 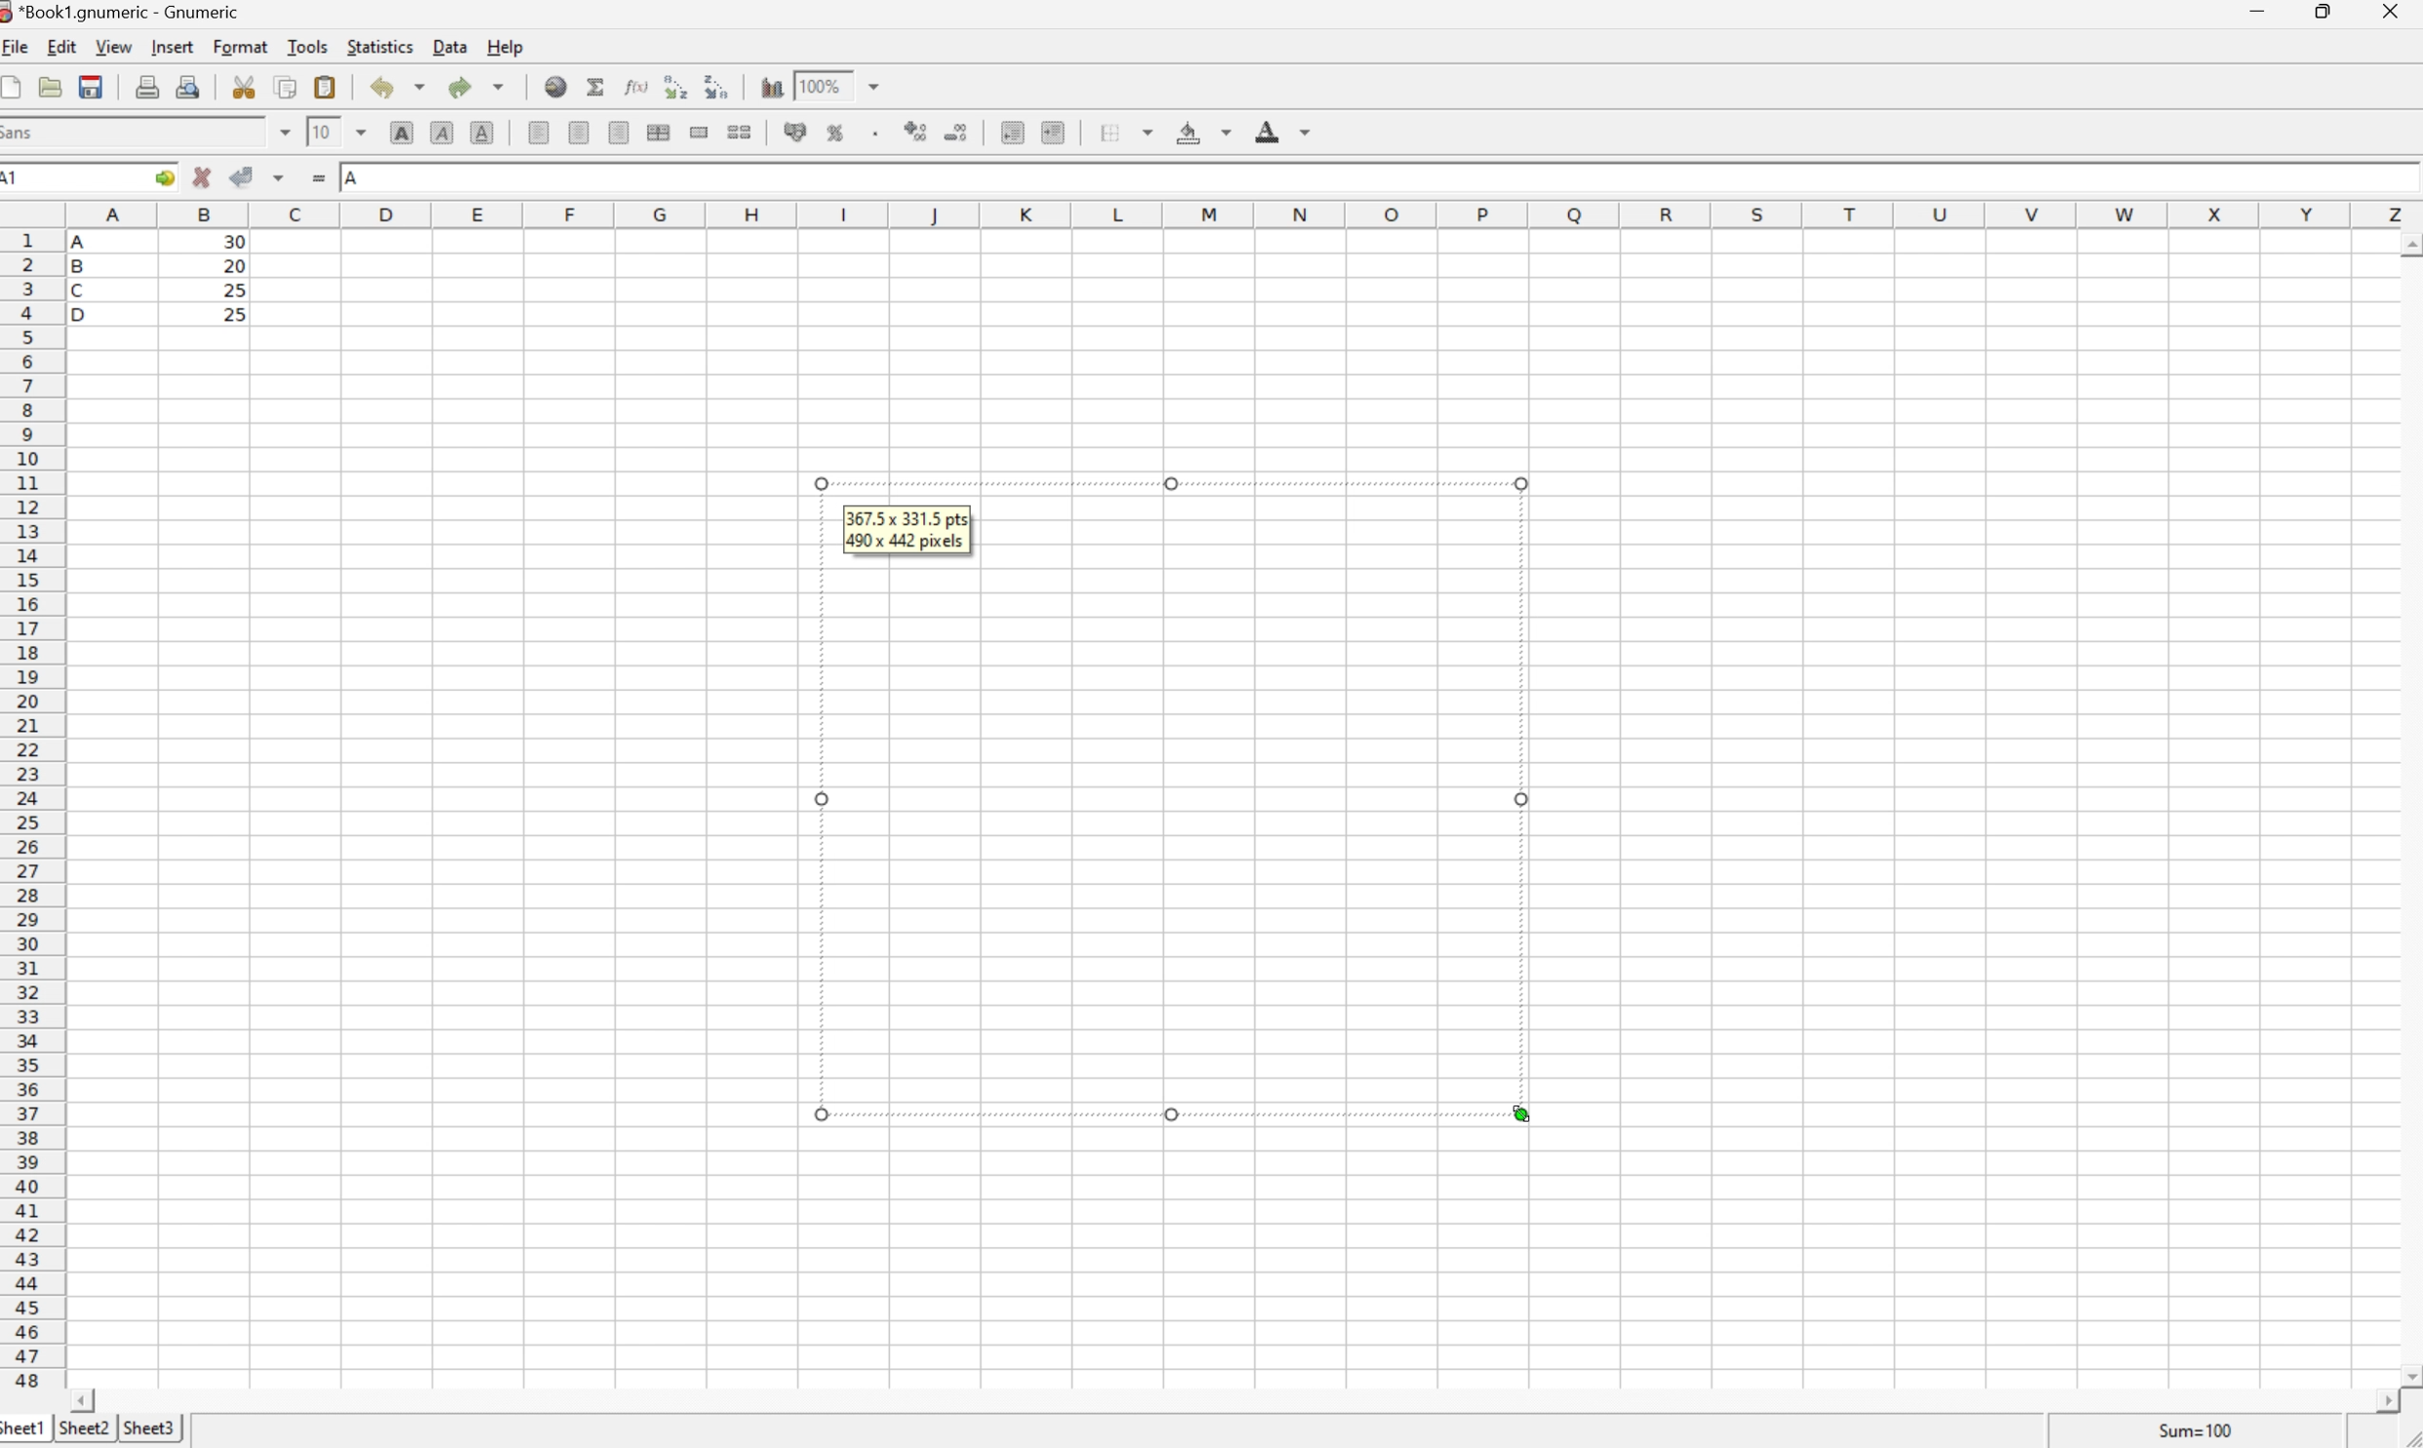 I want to click on Undo, so click(x=397, y=87).